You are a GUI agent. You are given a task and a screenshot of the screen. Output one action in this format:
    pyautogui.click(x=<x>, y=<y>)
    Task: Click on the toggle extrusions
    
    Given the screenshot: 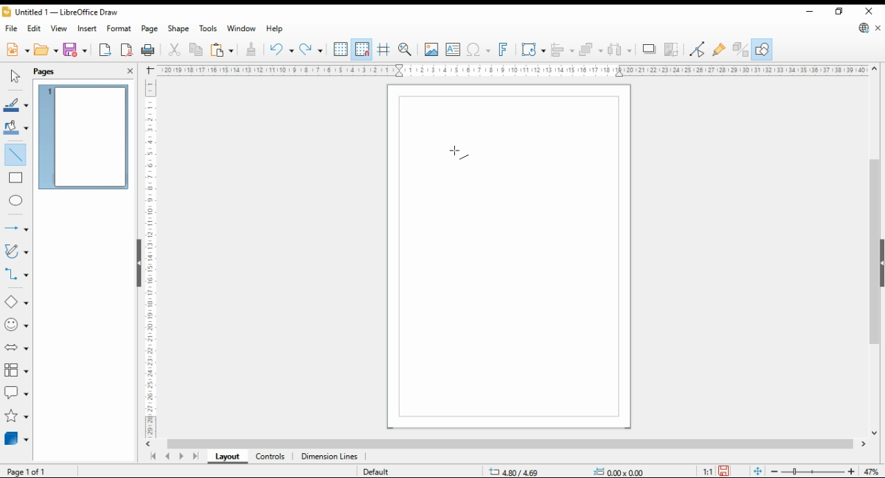 What is the action you would take?
    pyautogui.click(x=740, y=50)
    